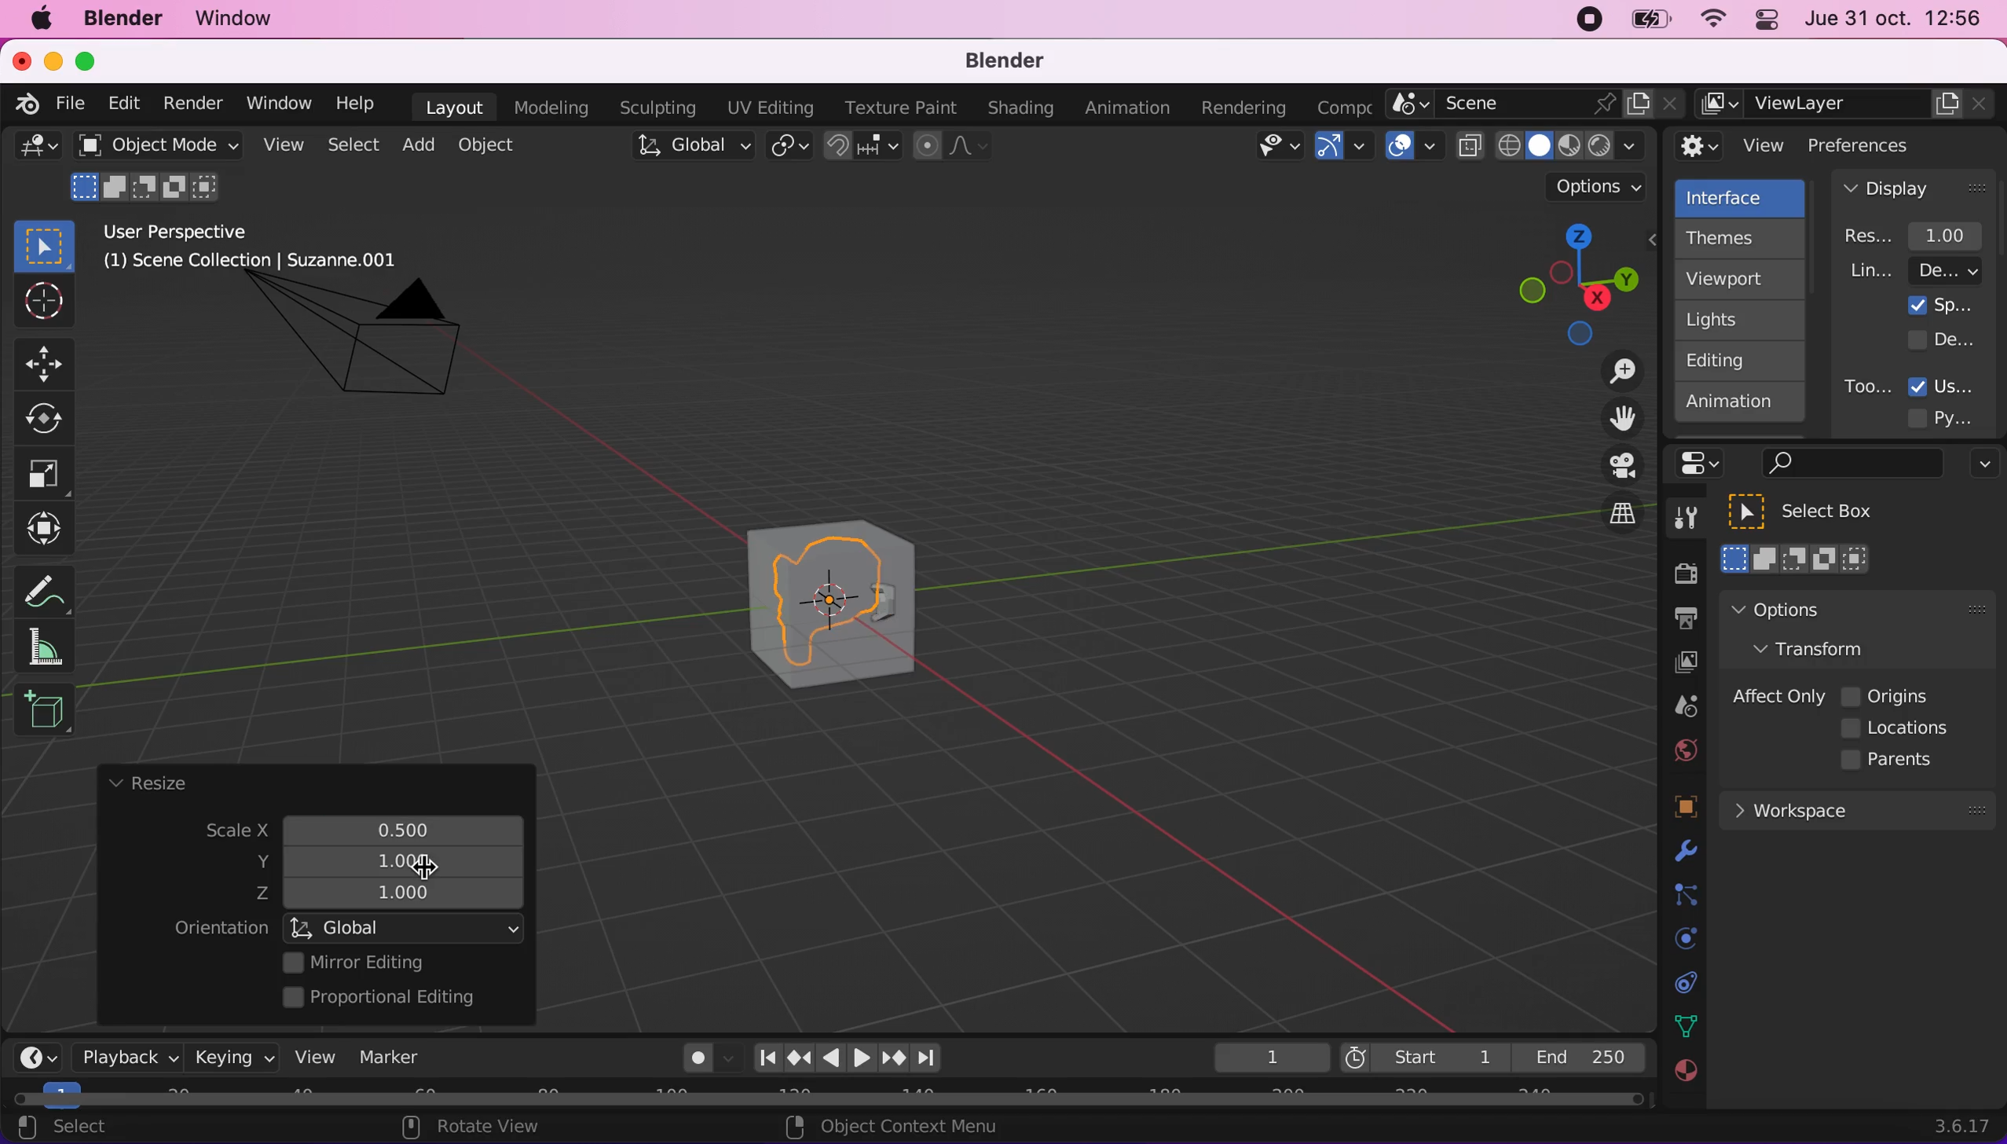 This screenshot has width=2007, height=1144. I want to click on line width, so click(1914, 270).